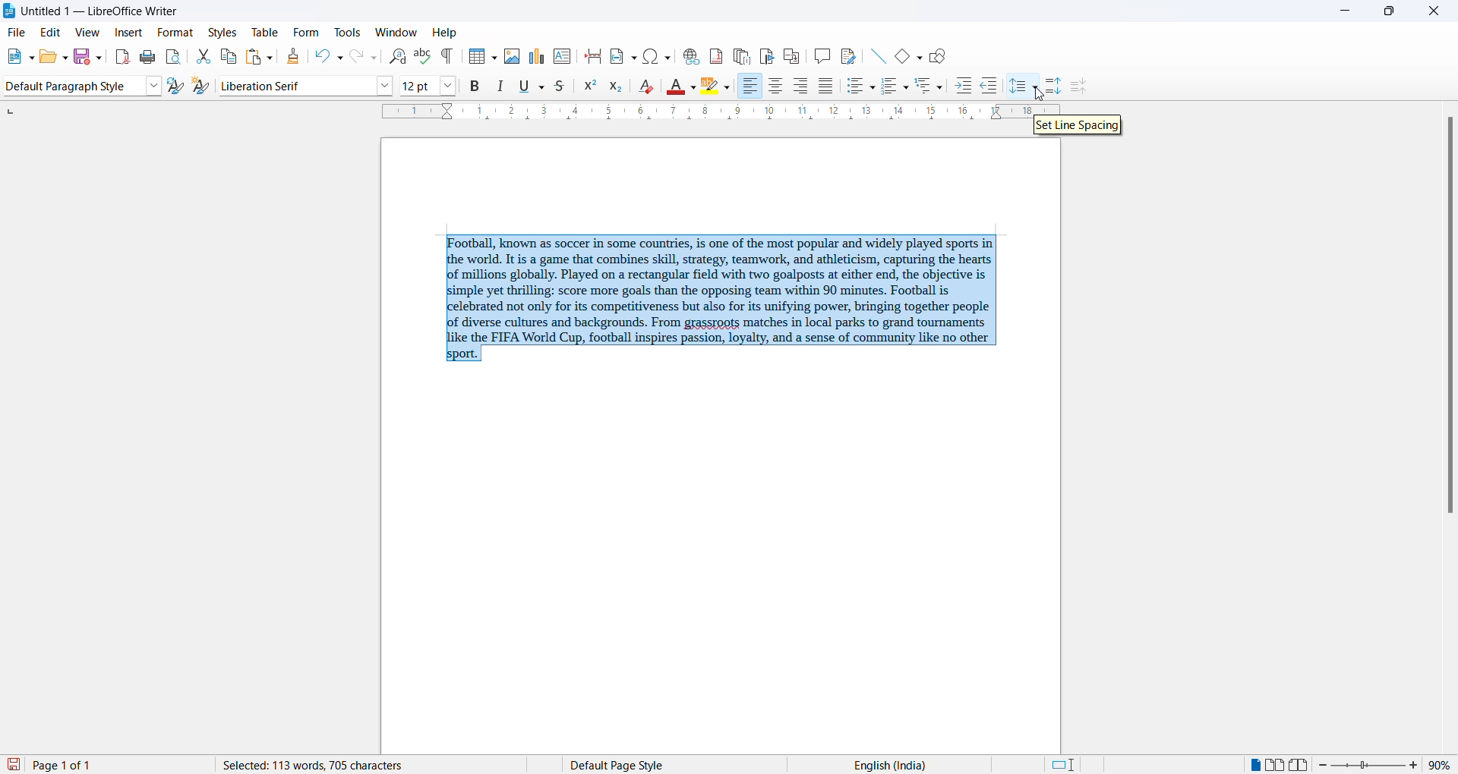 The image size is (1458, 774). Describe the element at coordinates (1449, 313) in the screenshot. I see `scrollbar` at that location.